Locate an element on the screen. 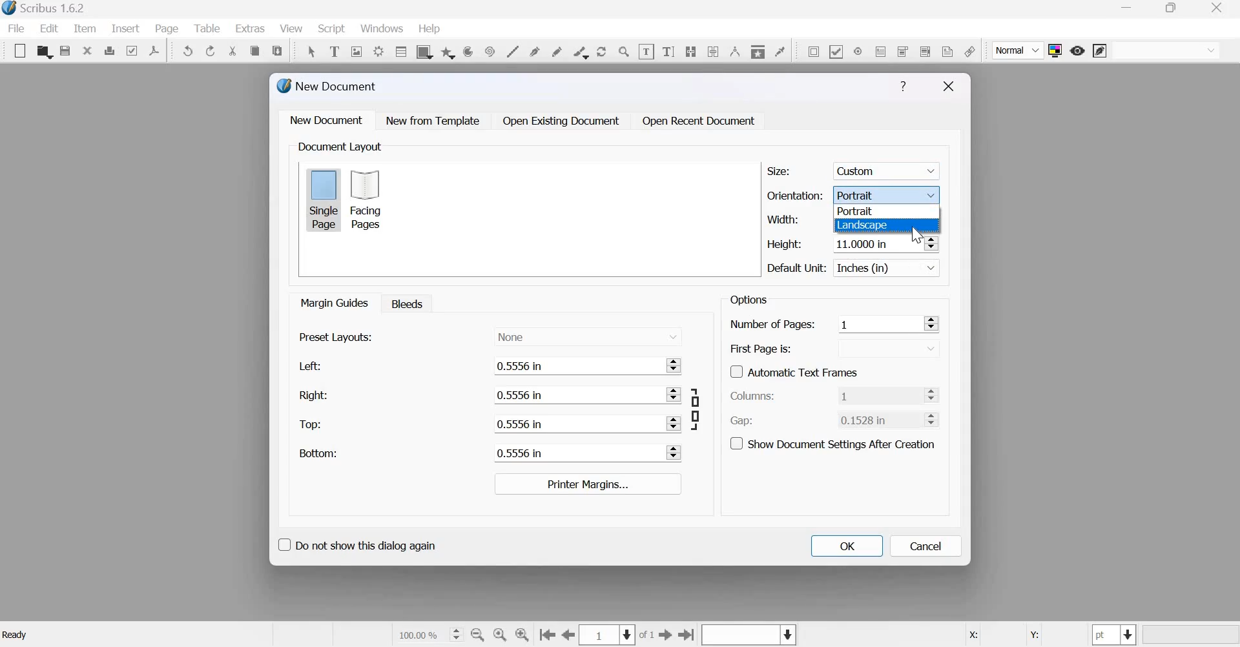 The width and height of the screenshot is (1240, 647). preview mode is located at coordinates (1077, 50).